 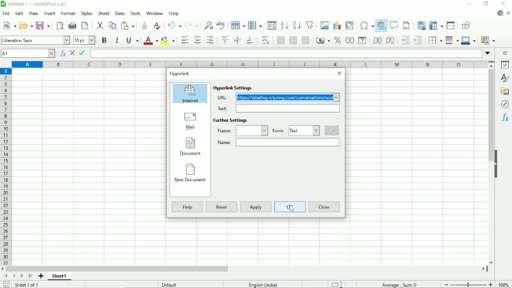 I want to click on Italic, so click(x=117, y=40).